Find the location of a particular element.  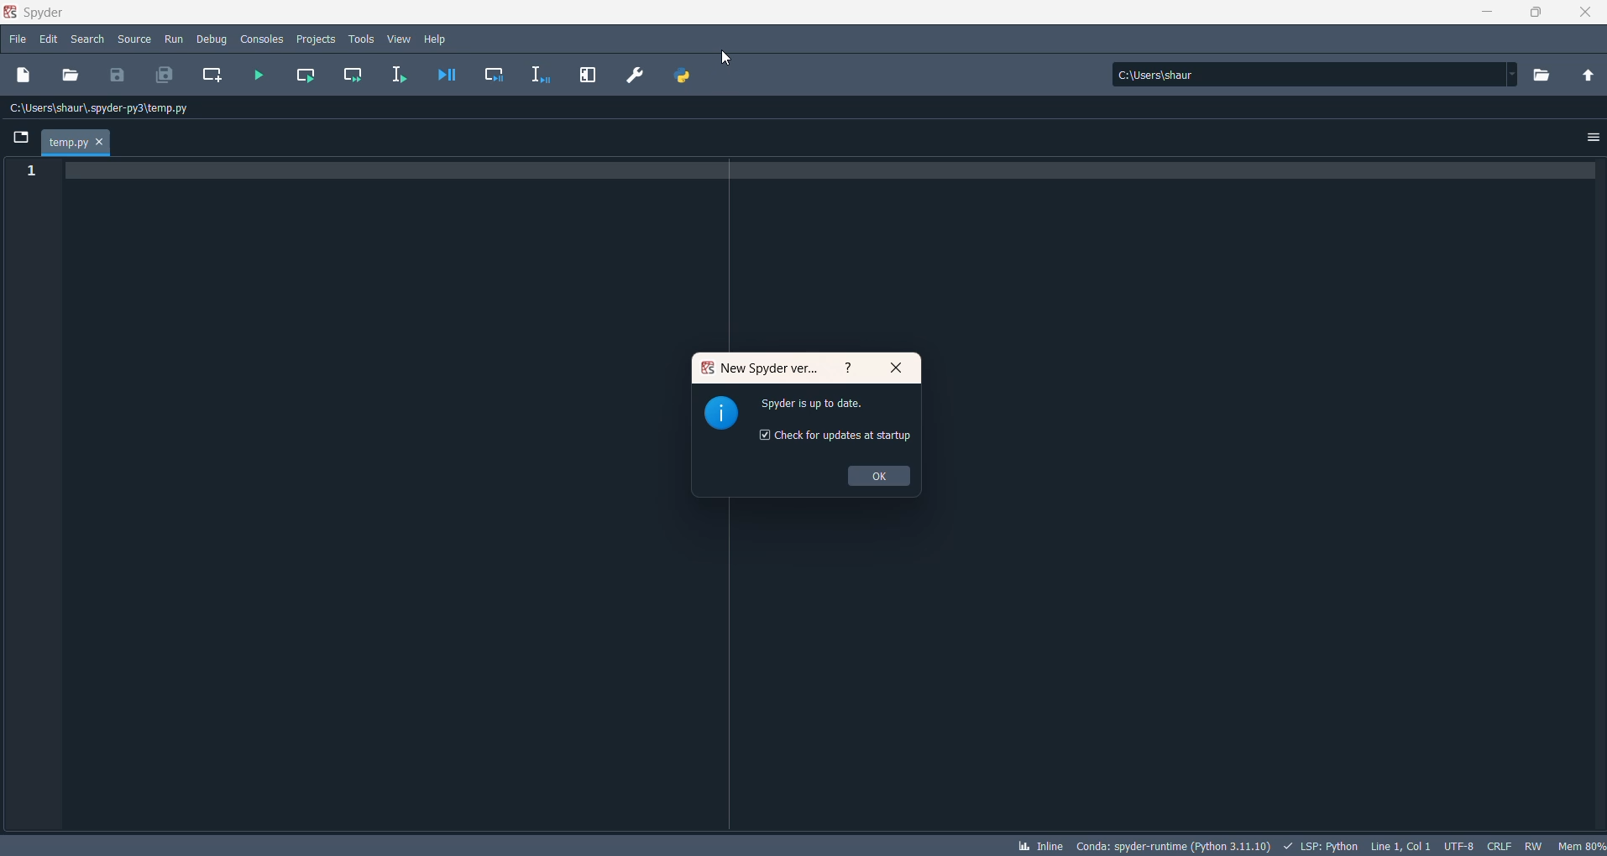

source is located at coordinates (134, 39).